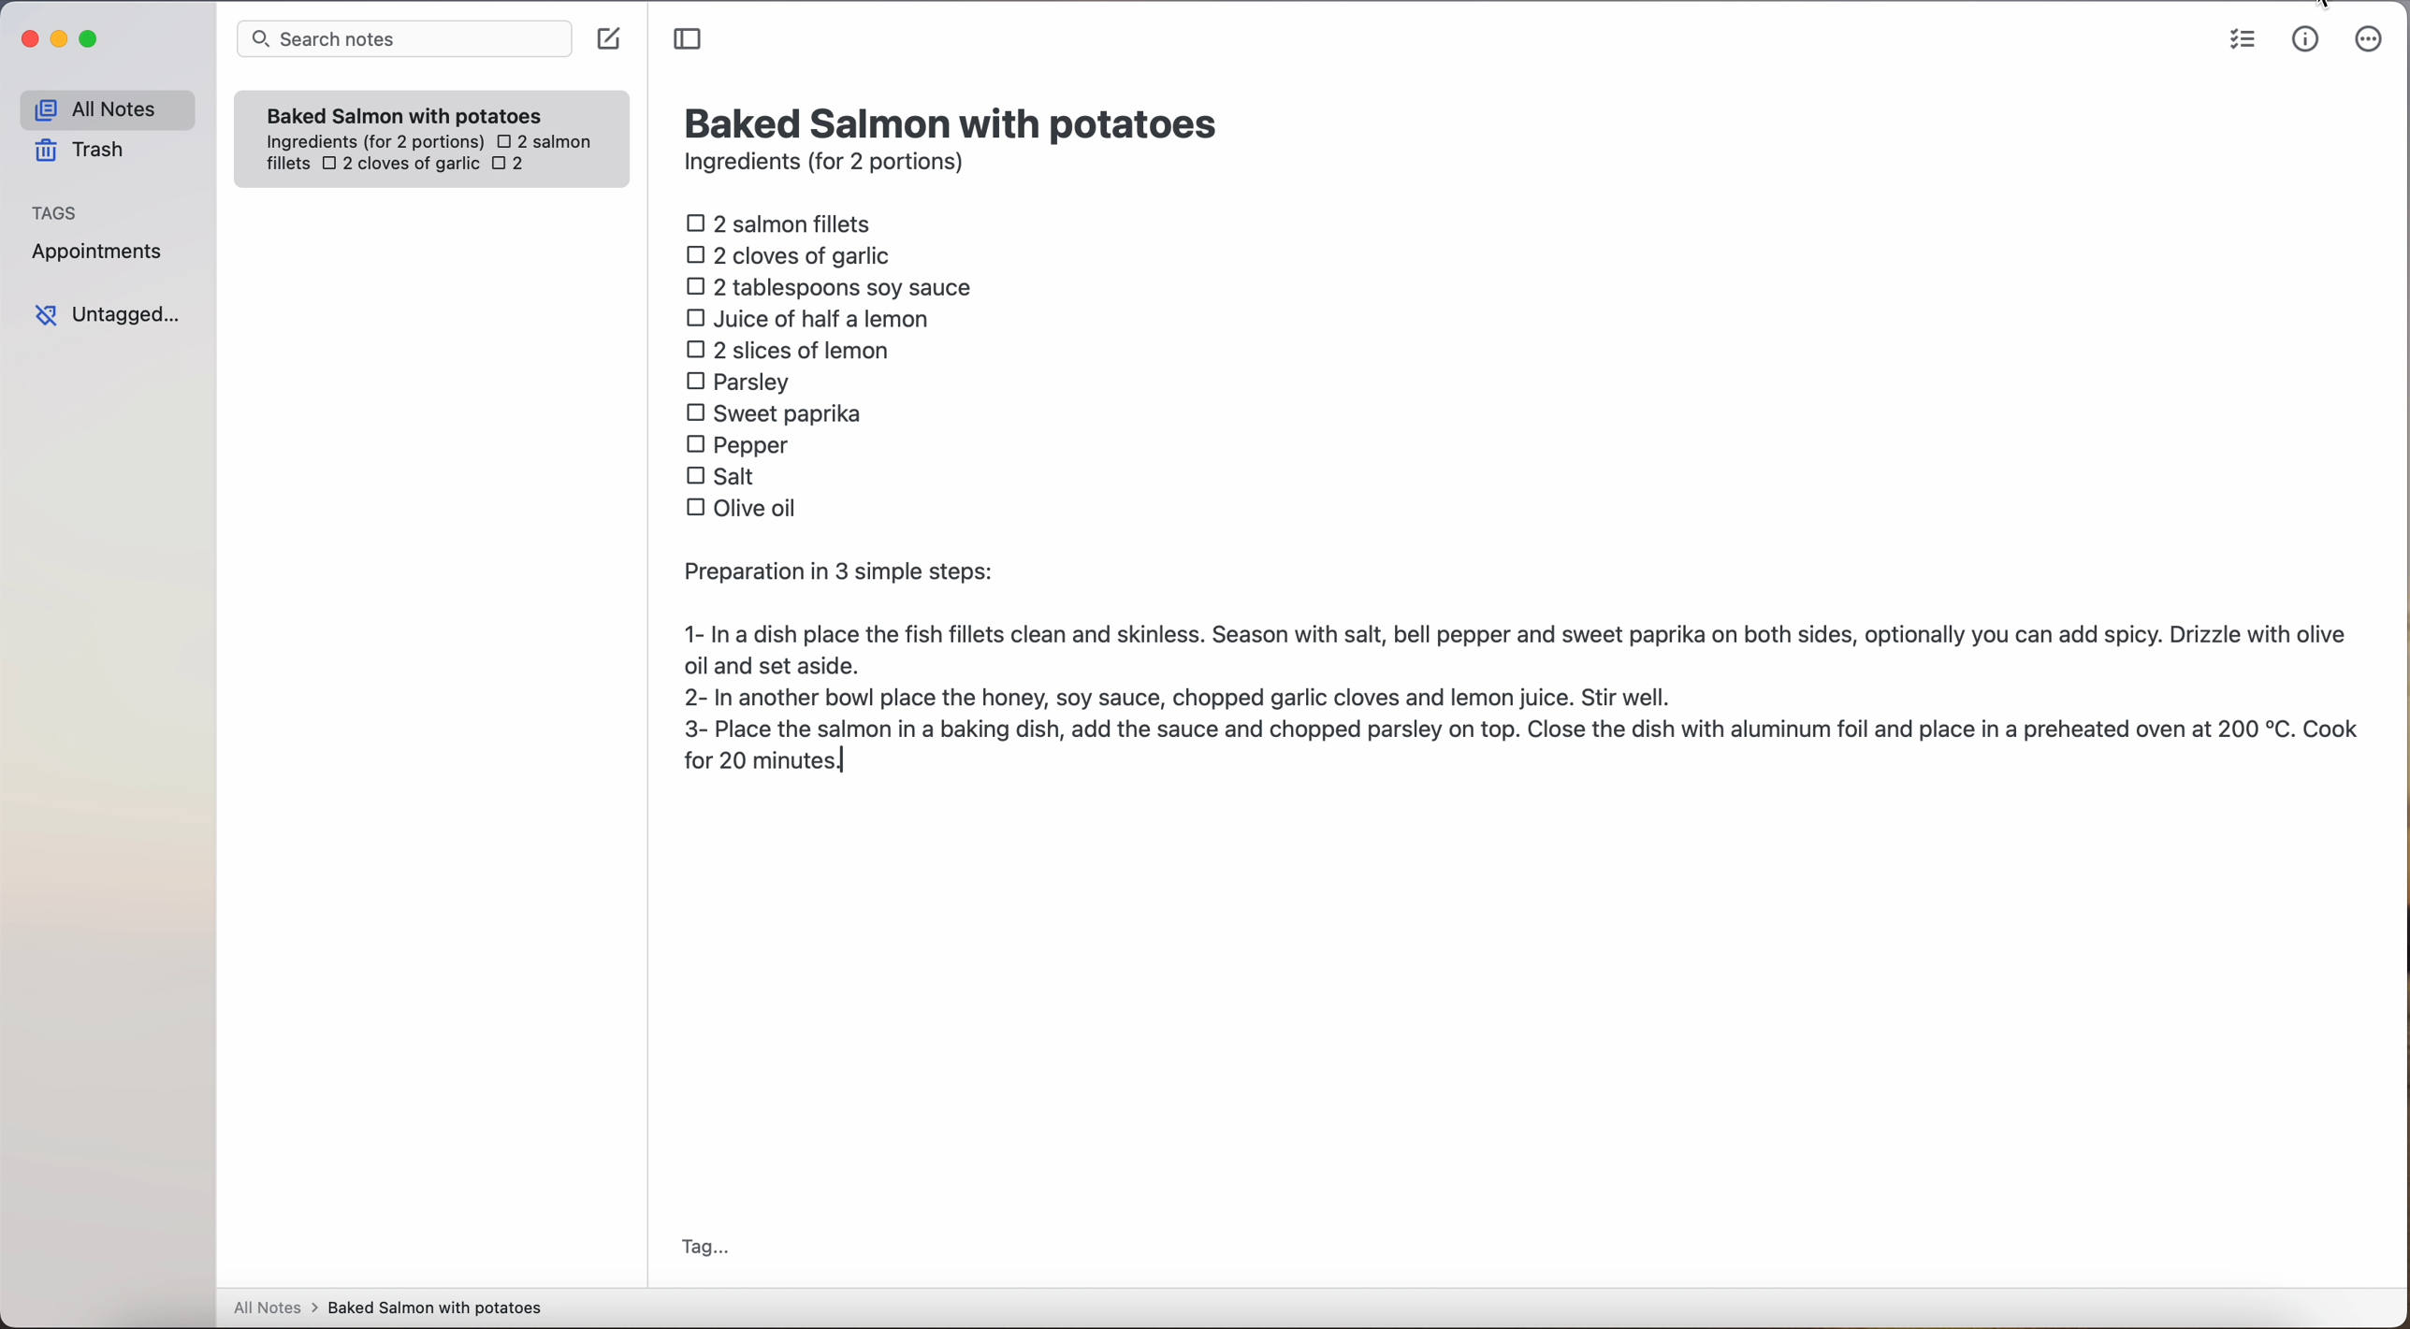  I want to click on 2 slices of lemon, so click(789, 350).